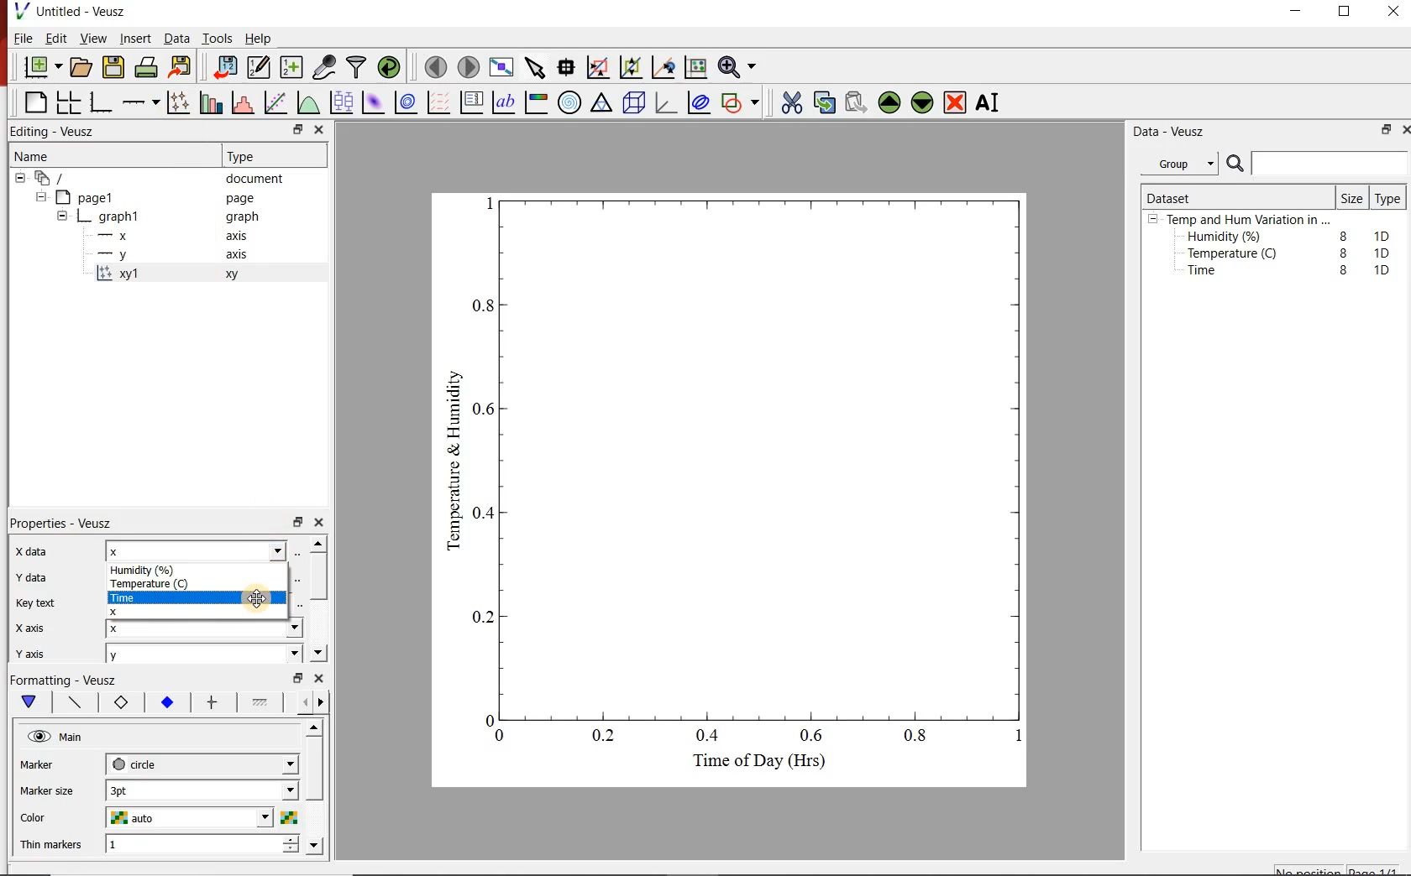 The width and height of the screenshot is (1411, 876). What do you see at coordinates (486, 413) in the screenshot?
I see `0.6` at bounding box center [486, 413].